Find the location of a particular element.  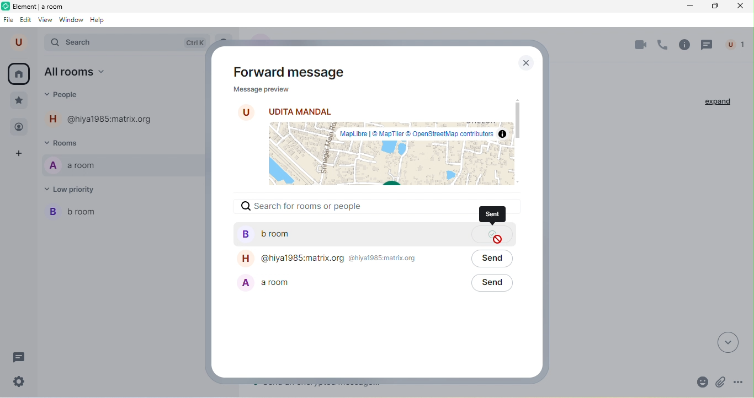

send is located at coordinates (494, 288).